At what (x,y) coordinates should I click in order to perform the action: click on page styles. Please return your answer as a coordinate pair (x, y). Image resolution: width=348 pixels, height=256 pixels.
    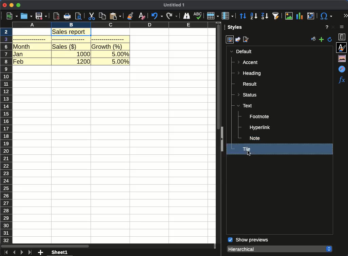
    Looking at the image, I should click on (247, 40).